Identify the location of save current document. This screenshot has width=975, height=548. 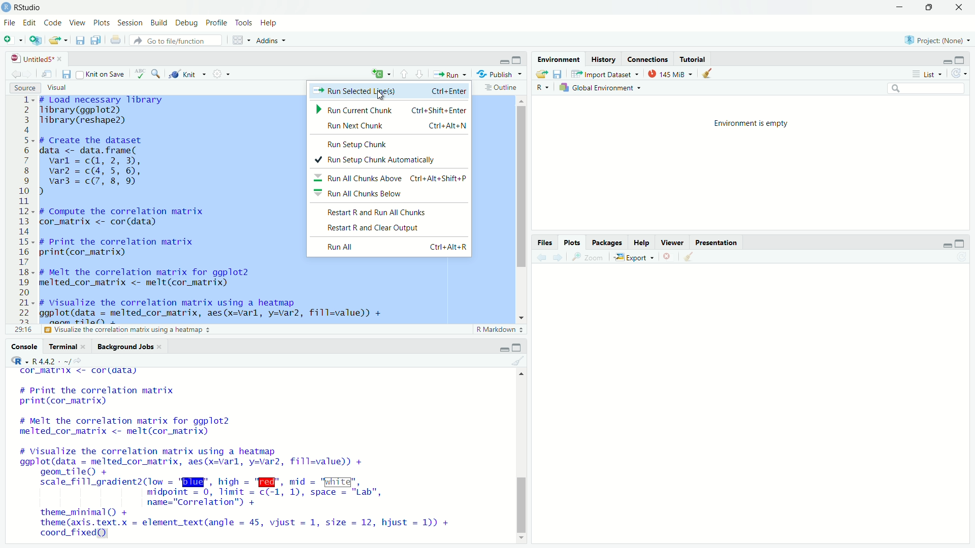
(67, 75).